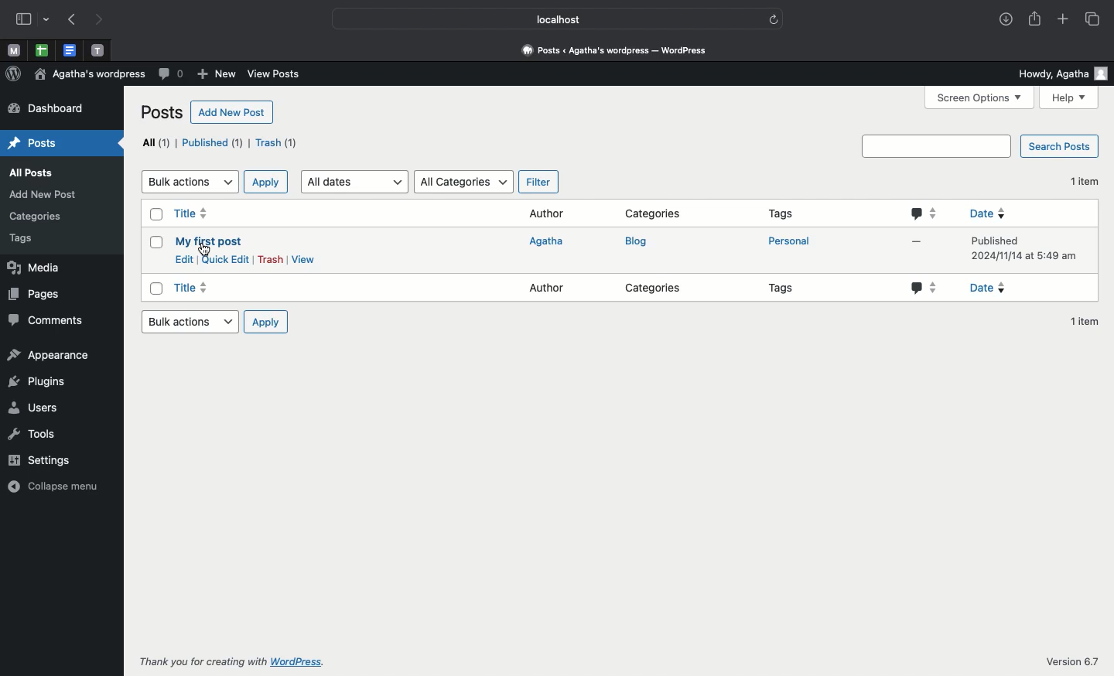 This screenshot has width=1114, height=676. I want to click on Trash, so click(269, 259).